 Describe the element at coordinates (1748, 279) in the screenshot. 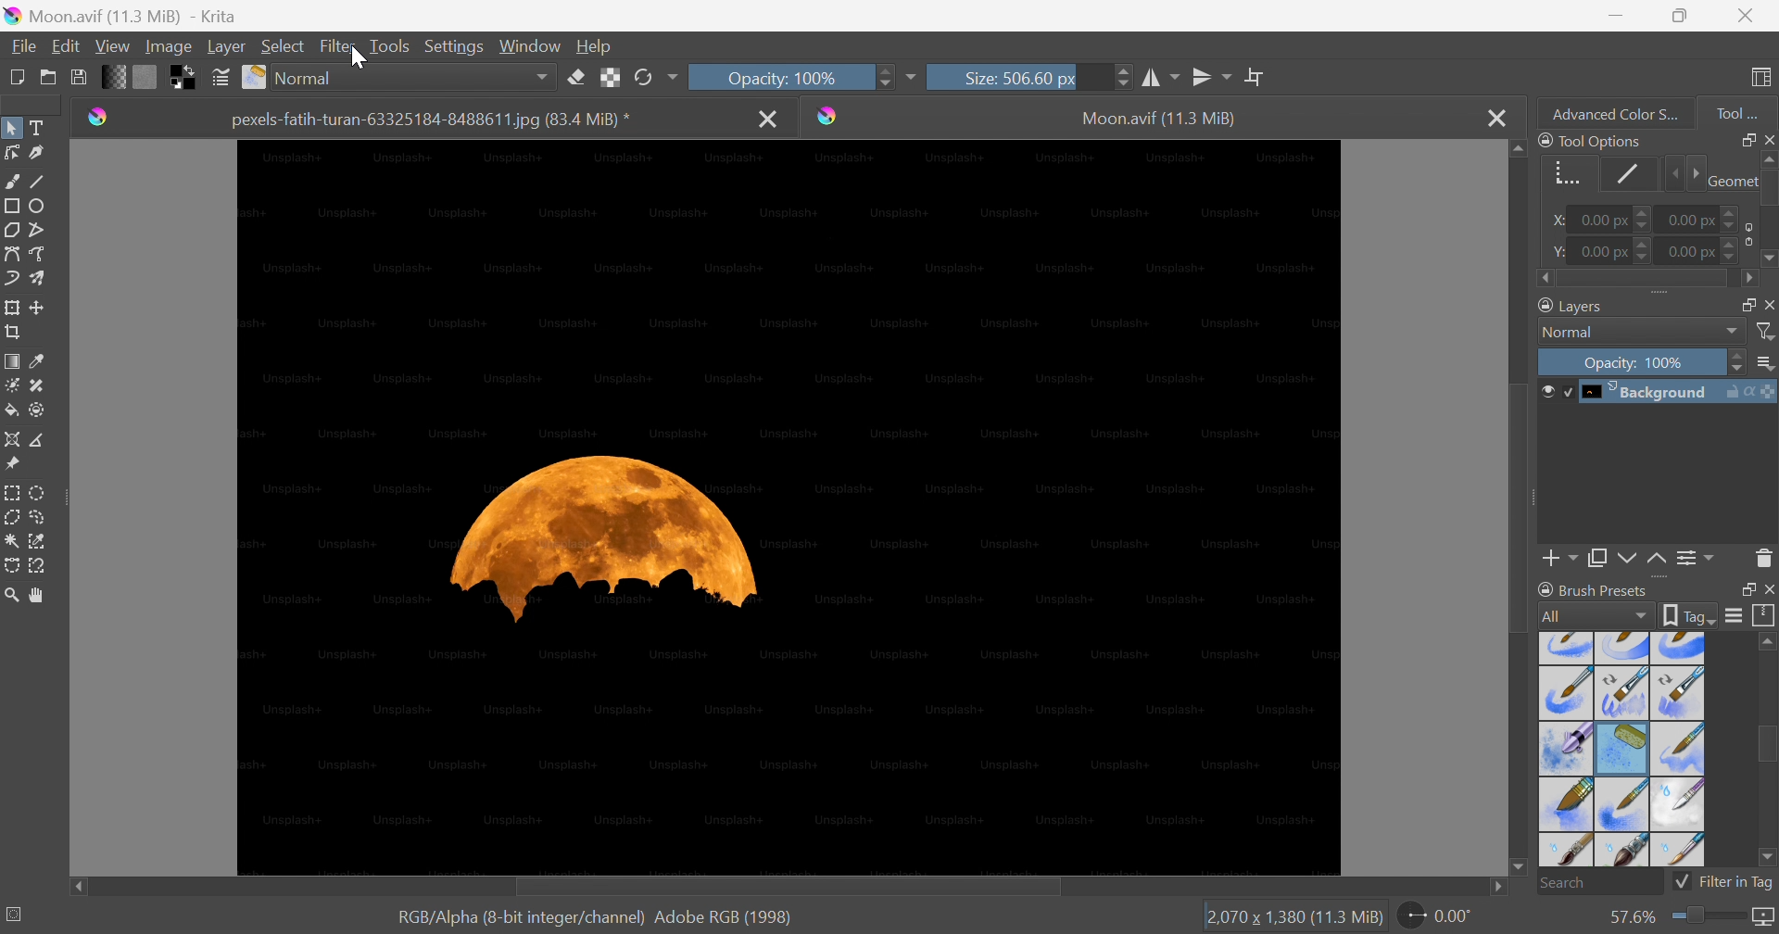

I see `Scroll right` at that location.